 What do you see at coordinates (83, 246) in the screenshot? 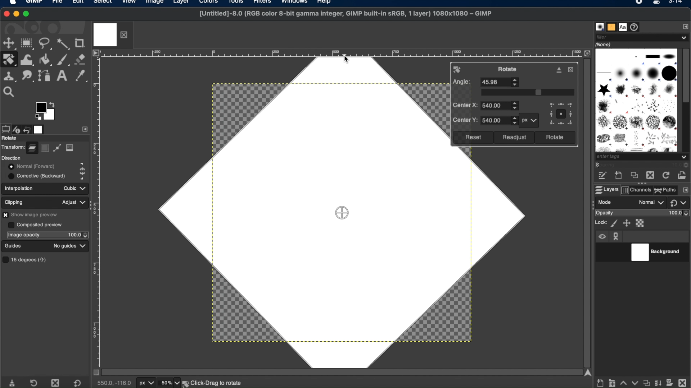
I see `guides dropdown` at bounding box center [83, 246].